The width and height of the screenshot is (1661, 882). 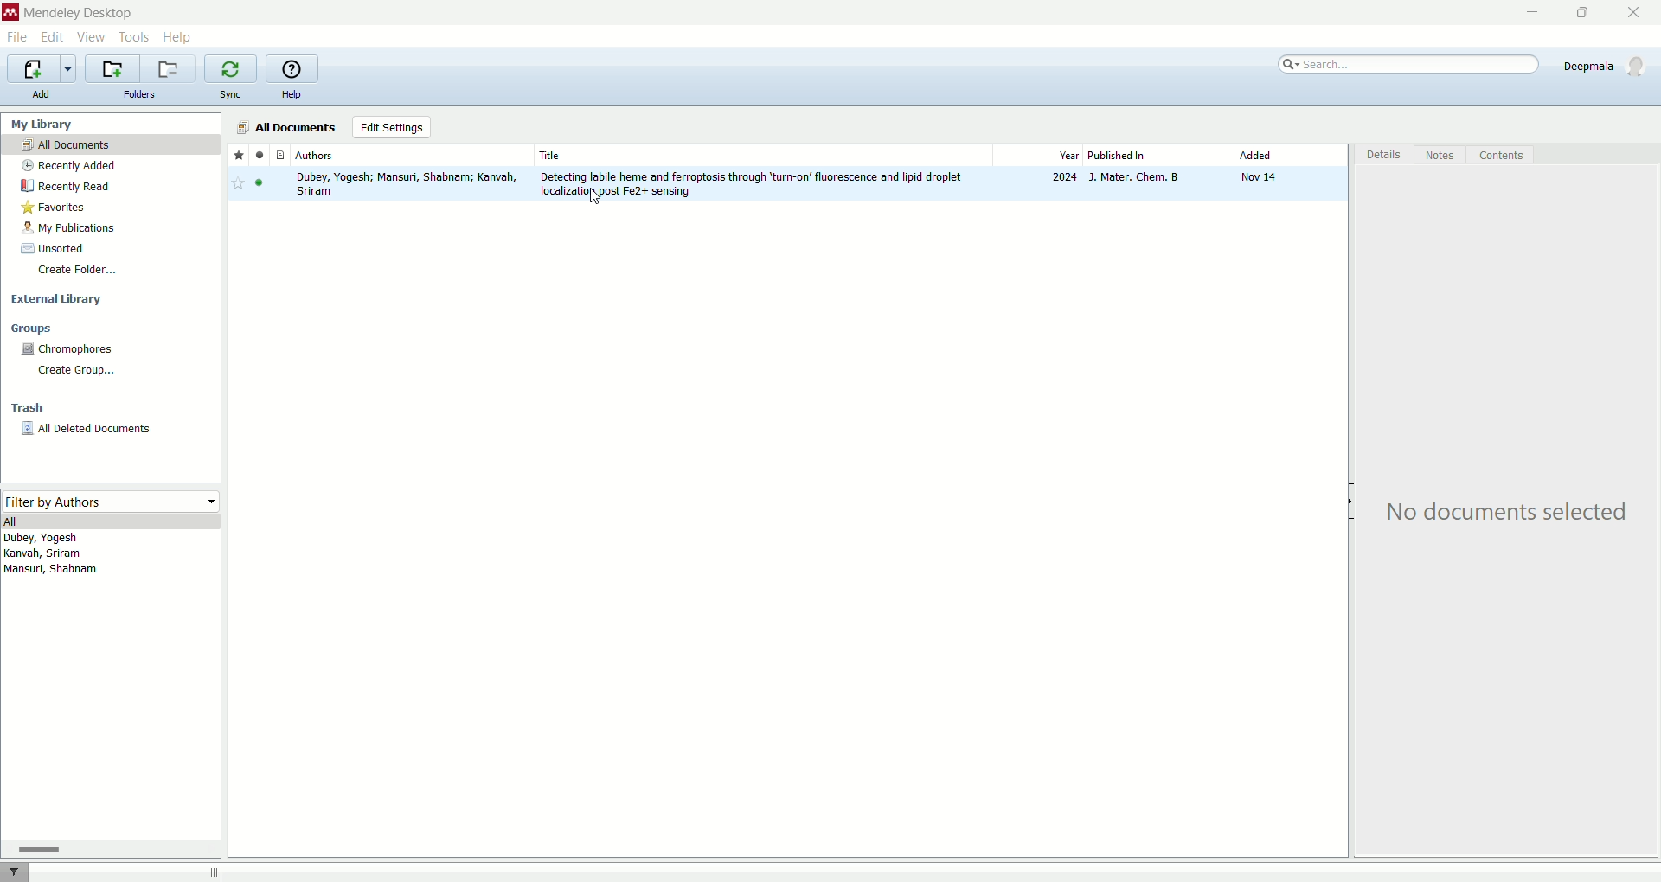 What do you see at coordinates (46, 539) in the screenshot?
I see `Dubey, Yogesh` at bounding box center [46, 539].